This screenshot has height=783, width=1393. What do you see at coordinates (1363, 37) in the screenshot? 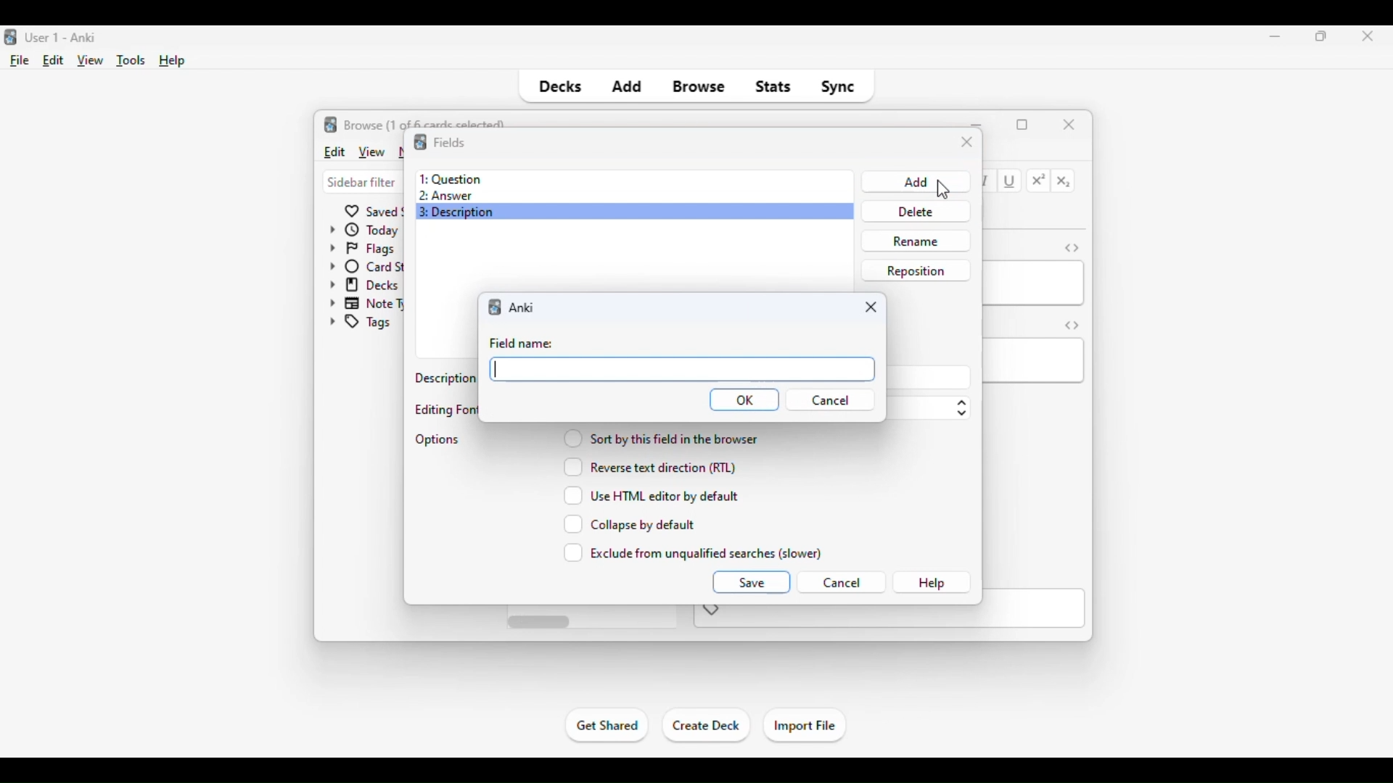
I see `close` at bounding box center [1363, 37].